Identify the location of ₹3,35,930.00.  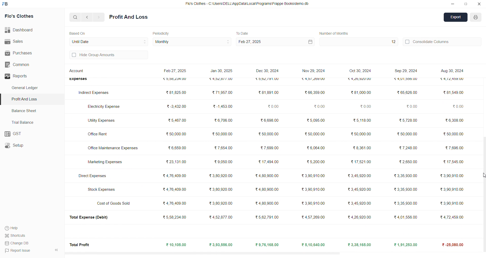
(404, 189).